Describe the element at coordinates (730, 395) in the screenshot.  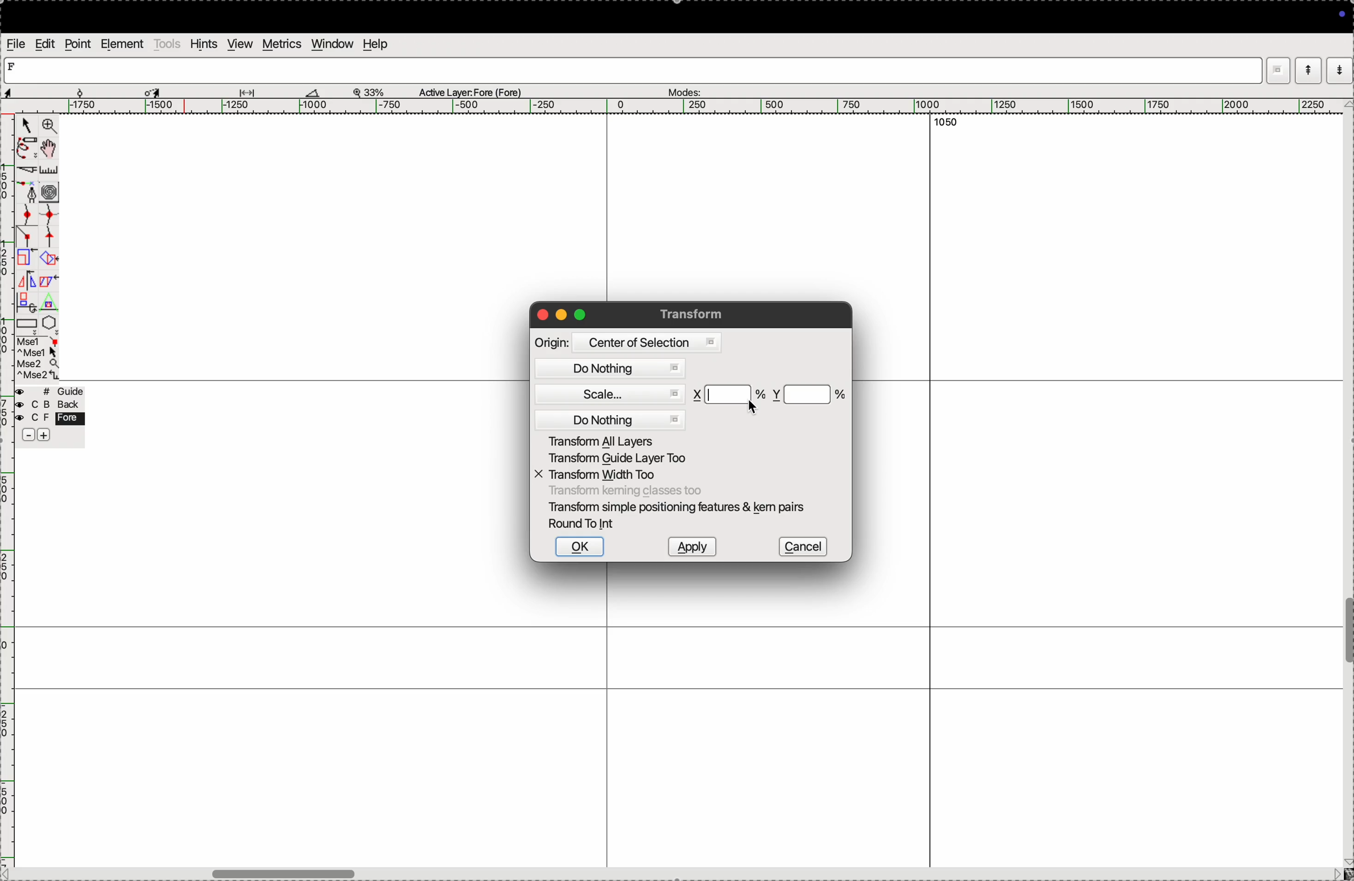
I see `text box for x scale %` at that location.